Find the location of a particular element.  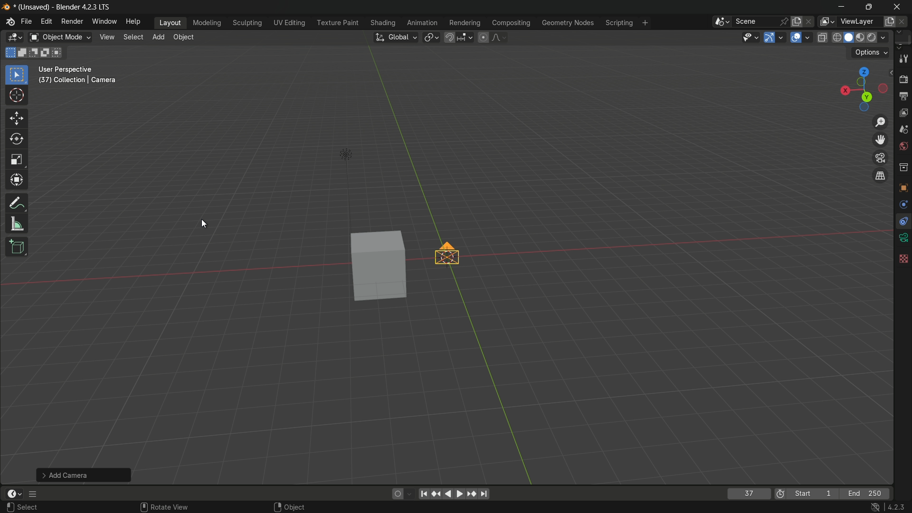

layout menu is located at coordinates (169, 22).